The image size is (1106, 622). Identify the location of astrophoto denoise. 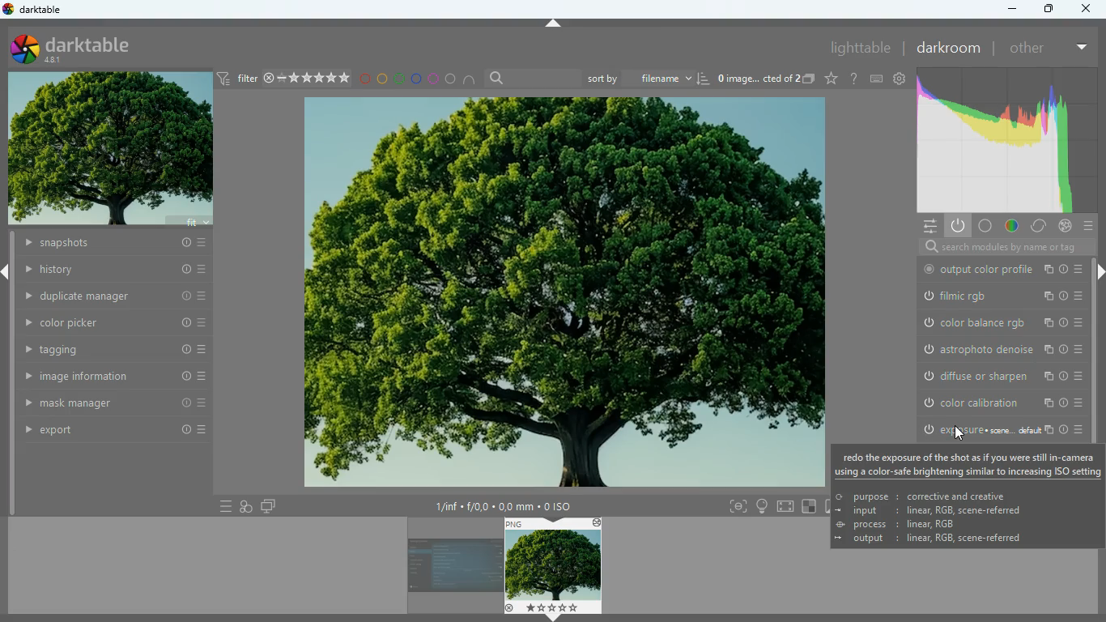
(998, 349).